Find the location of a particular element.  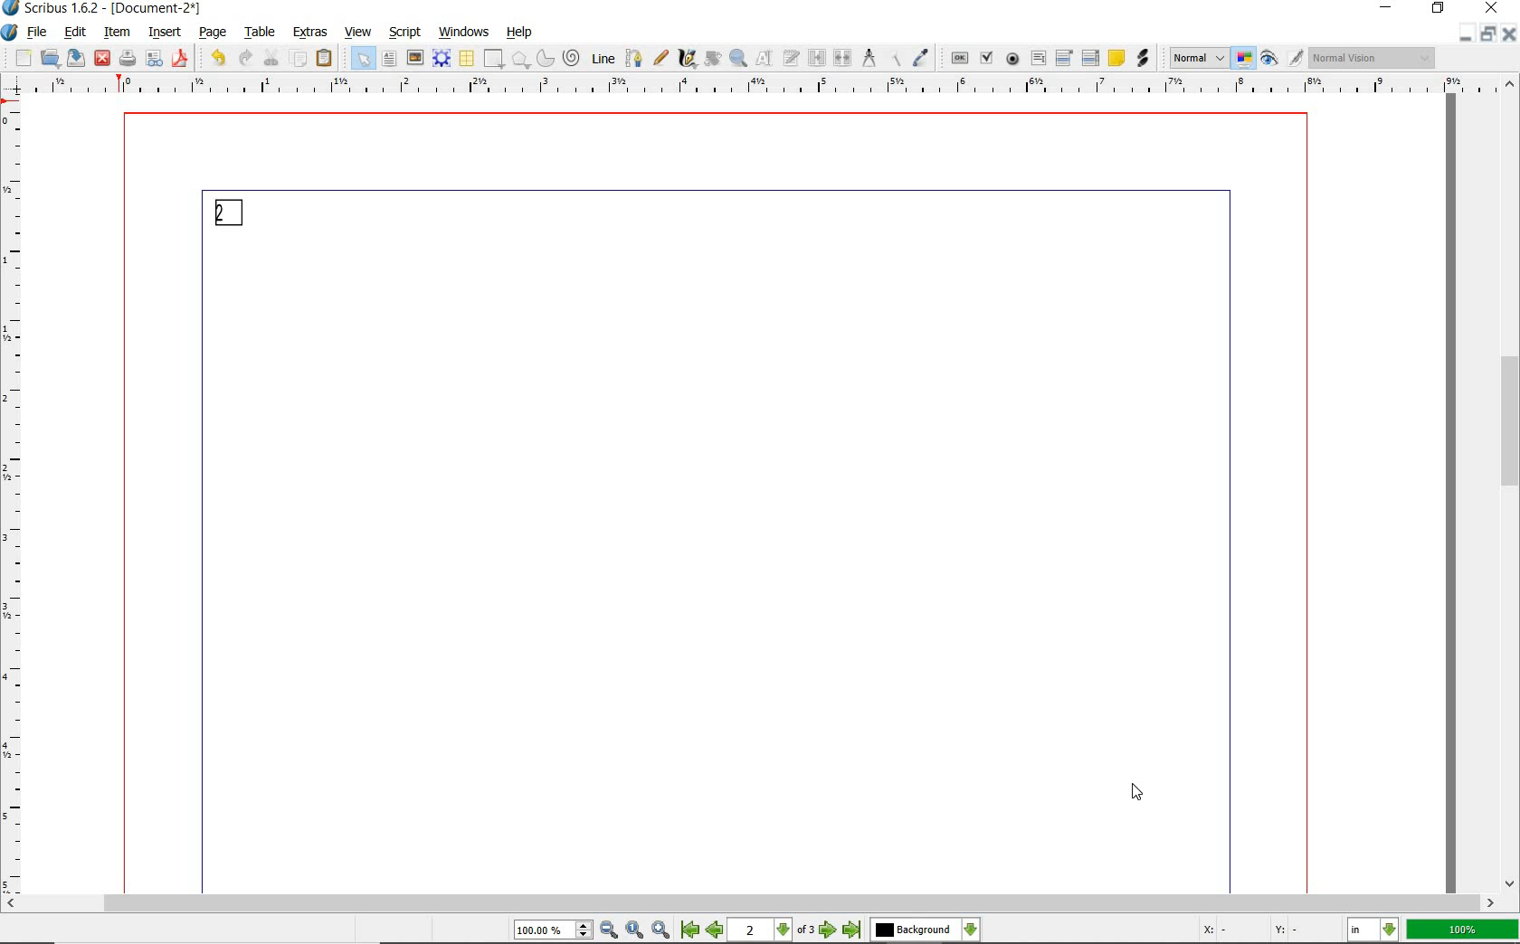

new is located at coordinates (24, 59).